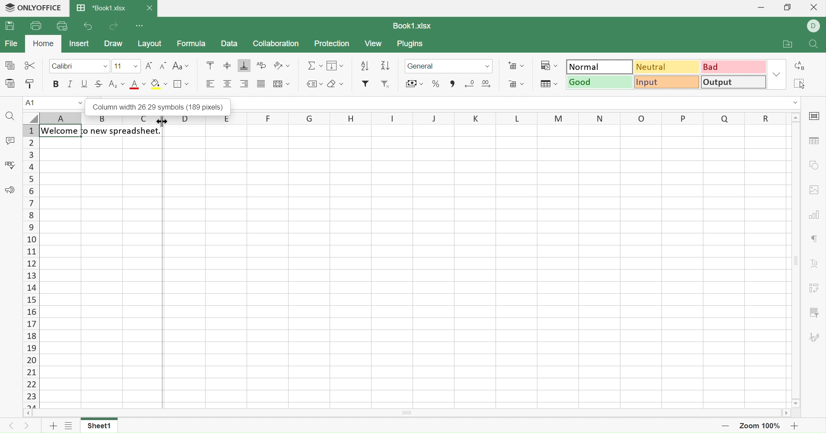 This screenshot has width=826, height=433. What do you see at coordinates (56, 83) in the screenshot?
I see `Bold` at bounding box center [56, 83].